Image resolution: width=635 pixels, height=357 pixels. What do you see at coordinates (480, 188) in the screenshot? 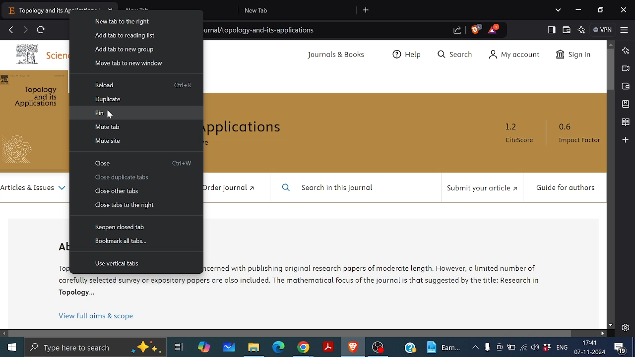
I see `Submit your article ` at bounding box center [480, 188].